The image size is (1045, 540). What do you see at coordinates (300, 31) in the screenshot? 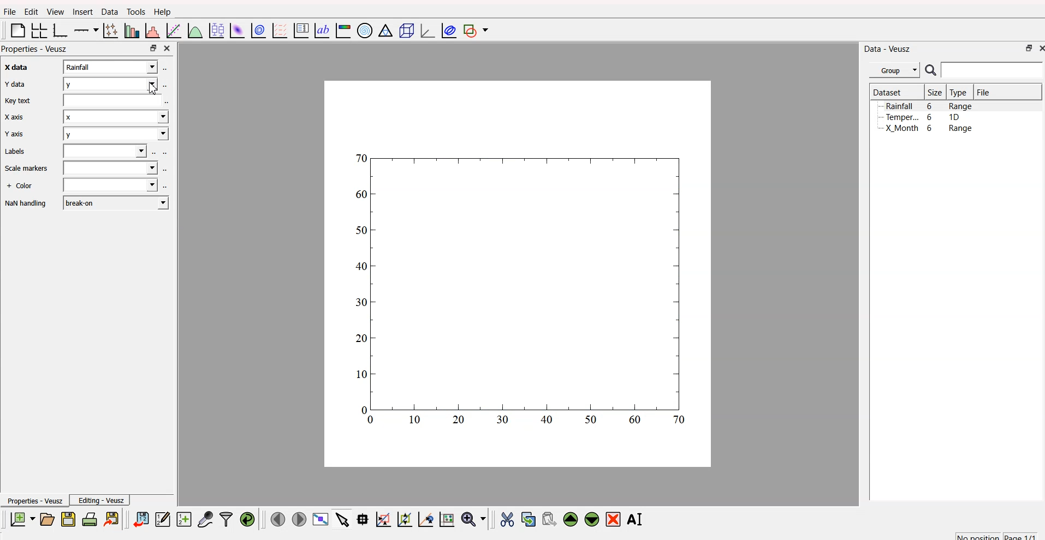
I see `plot key` at bounding box center [300, 31].